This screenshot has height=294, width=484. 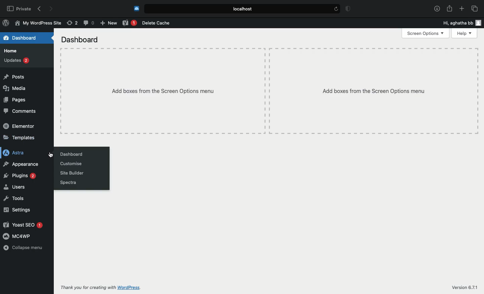 I want to click on Comment (0), so click(x=89, y=22).